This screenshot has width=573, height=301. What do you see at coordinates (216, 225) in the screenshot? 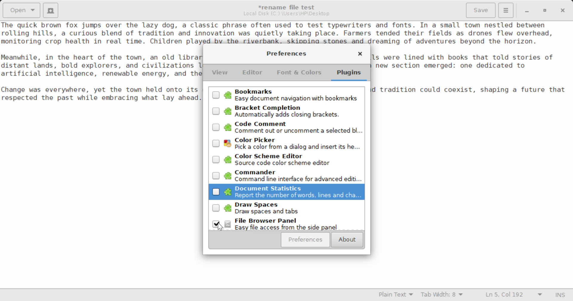
I see `Cursor Position to Unselect` at bounding box center [216, 225].